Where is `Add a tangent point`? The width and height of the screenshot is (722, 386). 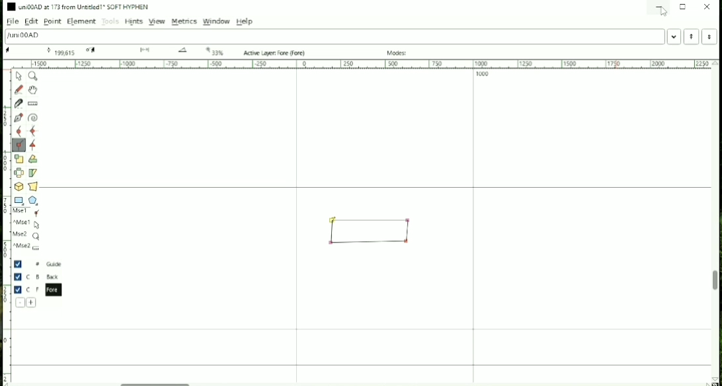 Add a tangent point is located at coordinates (33, 146).